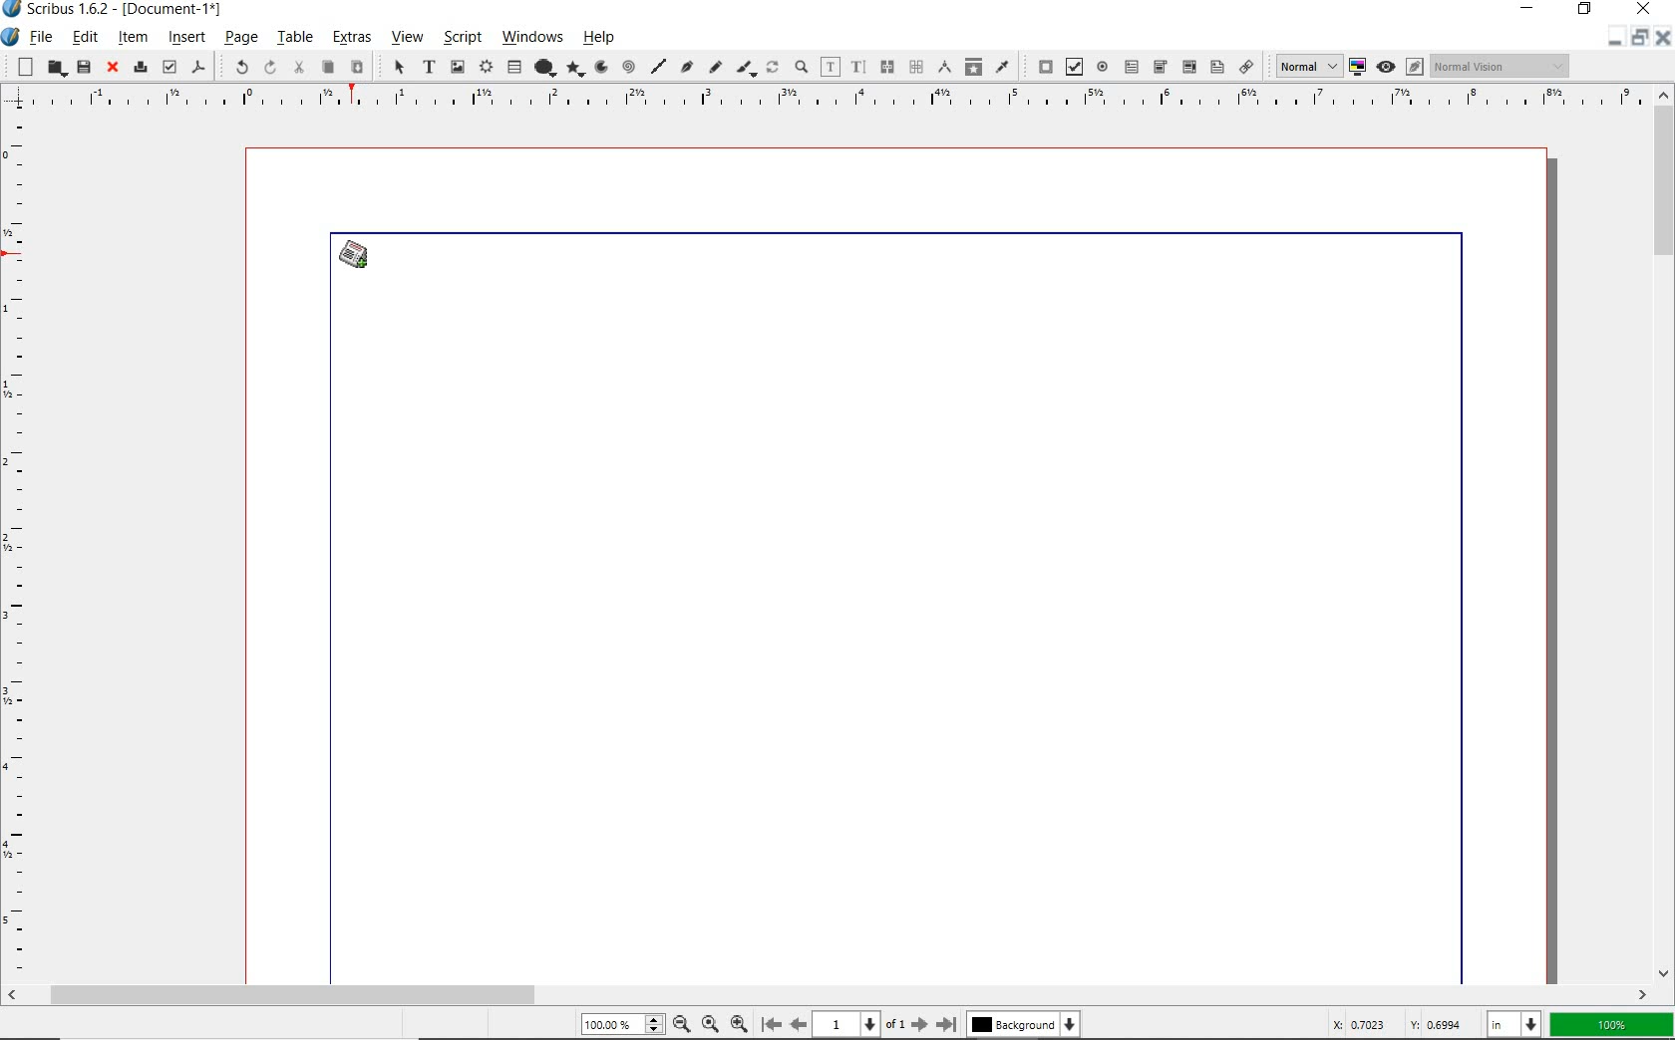 This screenshot has height=1040, width=1675. What do you see at coordinates (12, 37) in the screenshot?
I see `system icon` at bounding box center [12, 37].